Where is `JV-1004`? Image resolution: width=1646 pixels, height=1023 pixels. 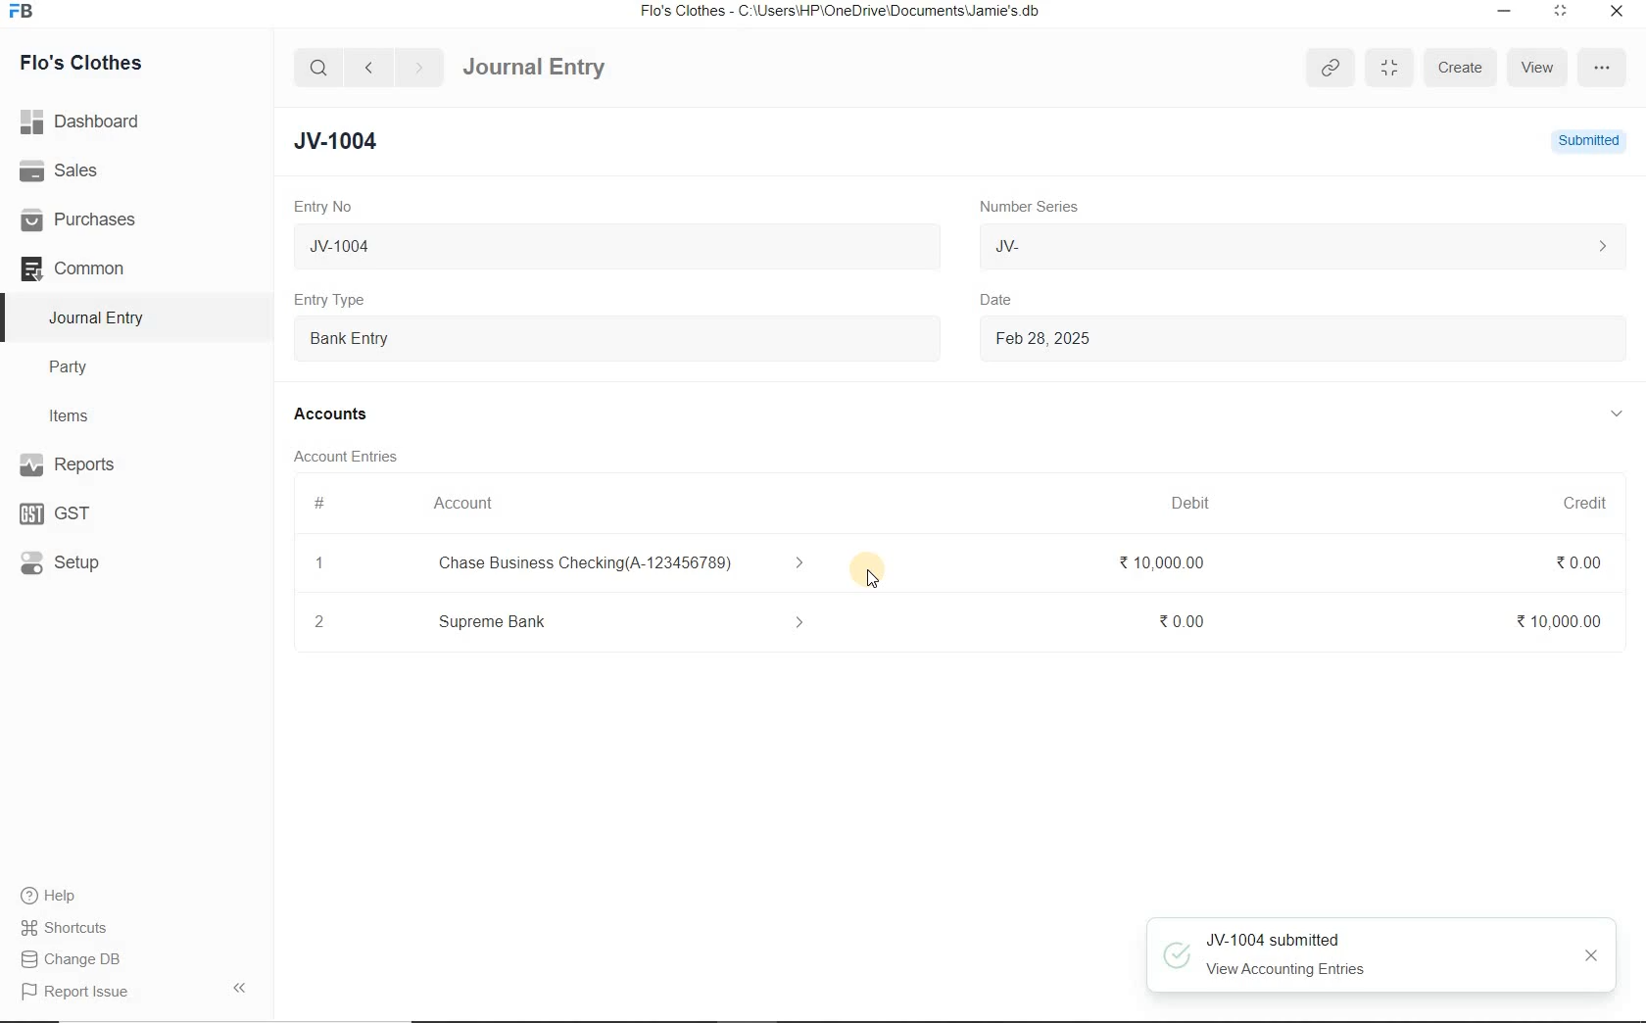
JV-1004 is located at coordinates (352, 140).